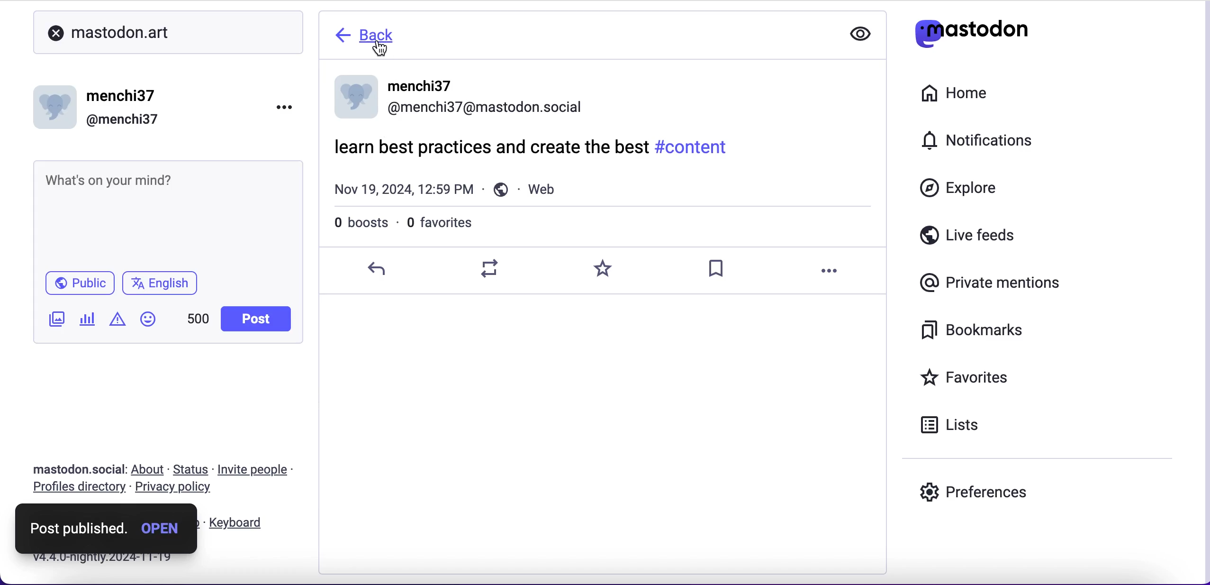 The width and height of the screenshot is (1210, 585). What do you see at coordinates (828, 272) in the screenshot?
I see `options` at bounding box center [828, 272].